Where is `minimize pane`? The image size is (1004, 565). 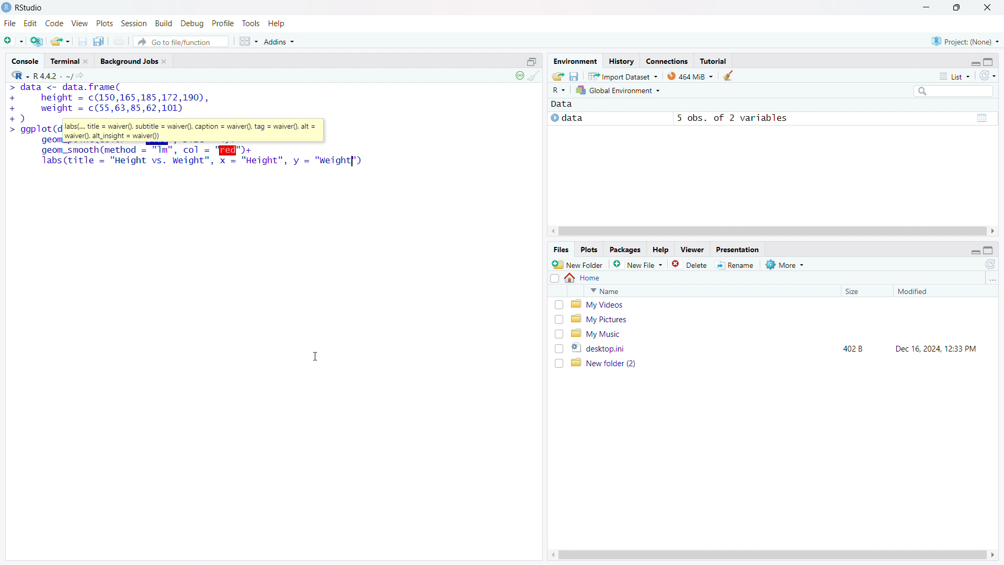 minimize pane is located at coordinates (975, 250).